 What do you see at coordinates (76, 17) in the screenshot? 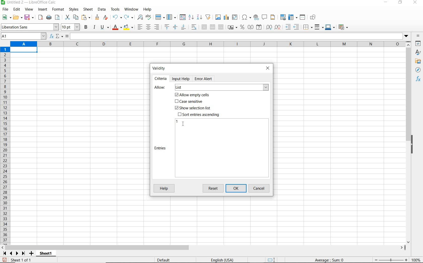
I see `copy` at bounding box center [76, 17].